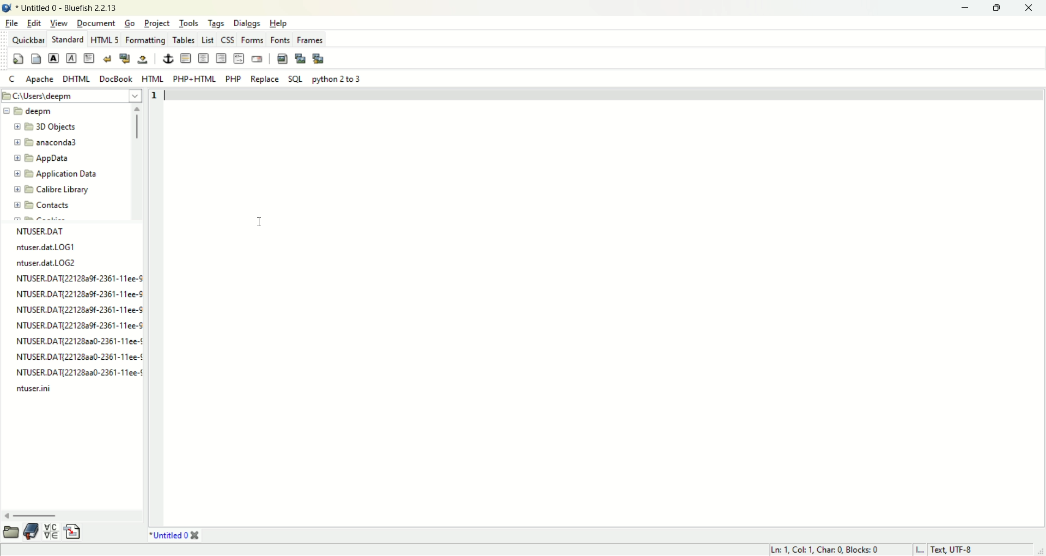 This screenshot has width=1046, height=556. Describe the element at coordinates (11, 80) in the screenshot. I see `C` at that location.